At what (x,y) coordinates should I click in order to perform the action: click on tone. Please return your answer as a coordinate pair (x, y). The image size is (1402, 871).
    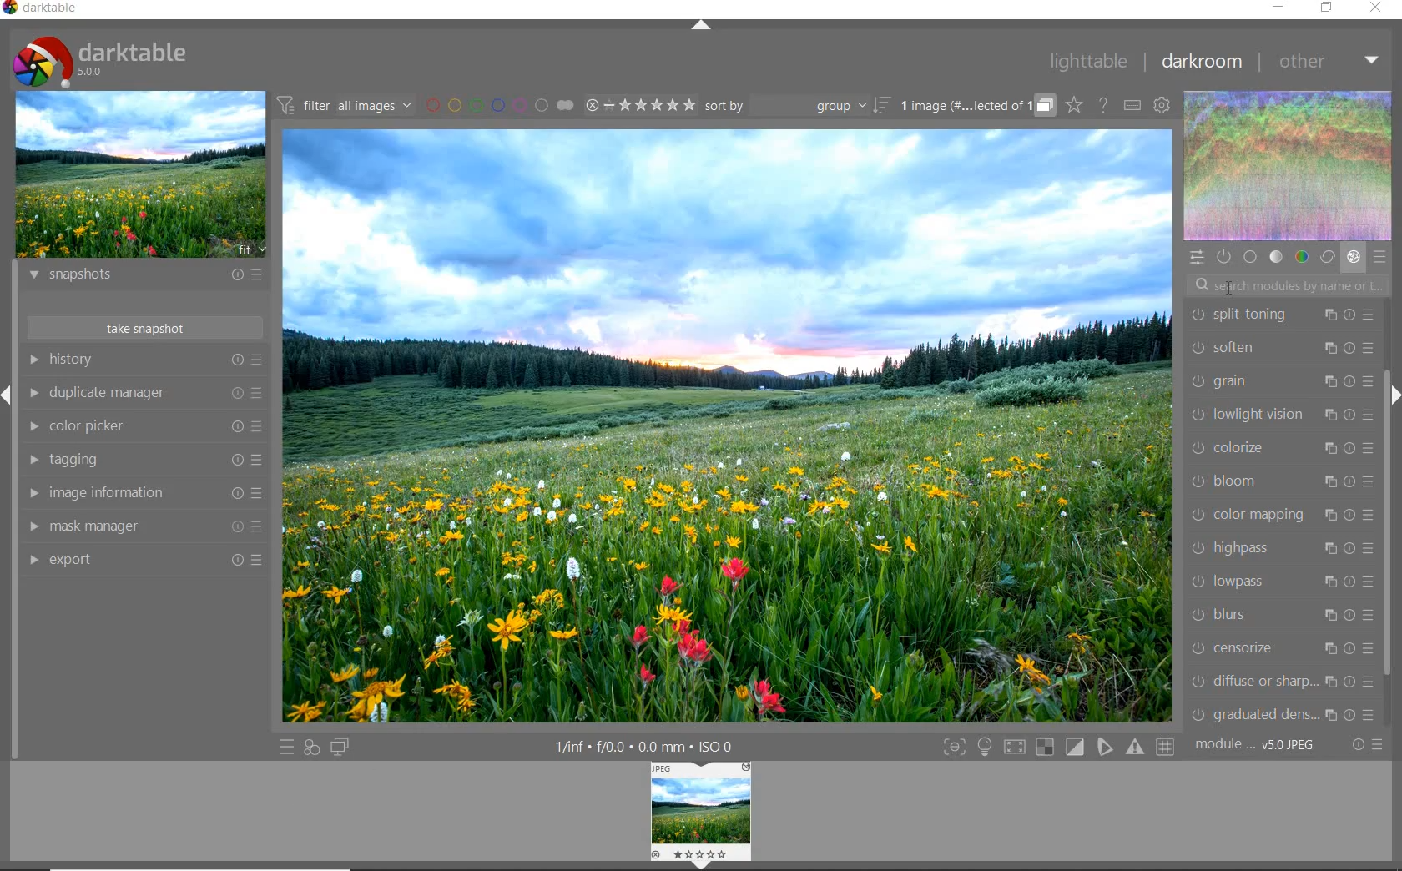
    Looking at the image, I should click on (1277, 255).